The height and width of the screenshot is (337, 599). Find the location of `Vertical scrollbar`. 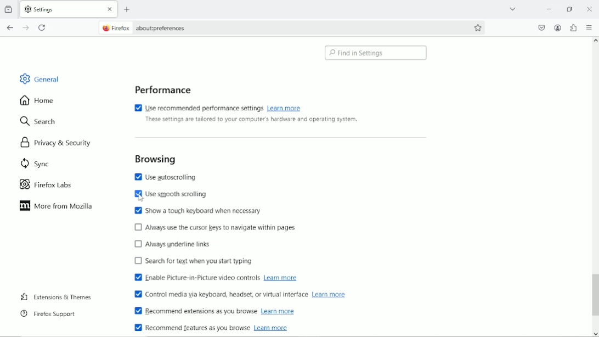

Vertical scrollbar is located at coordinates (594, 295).